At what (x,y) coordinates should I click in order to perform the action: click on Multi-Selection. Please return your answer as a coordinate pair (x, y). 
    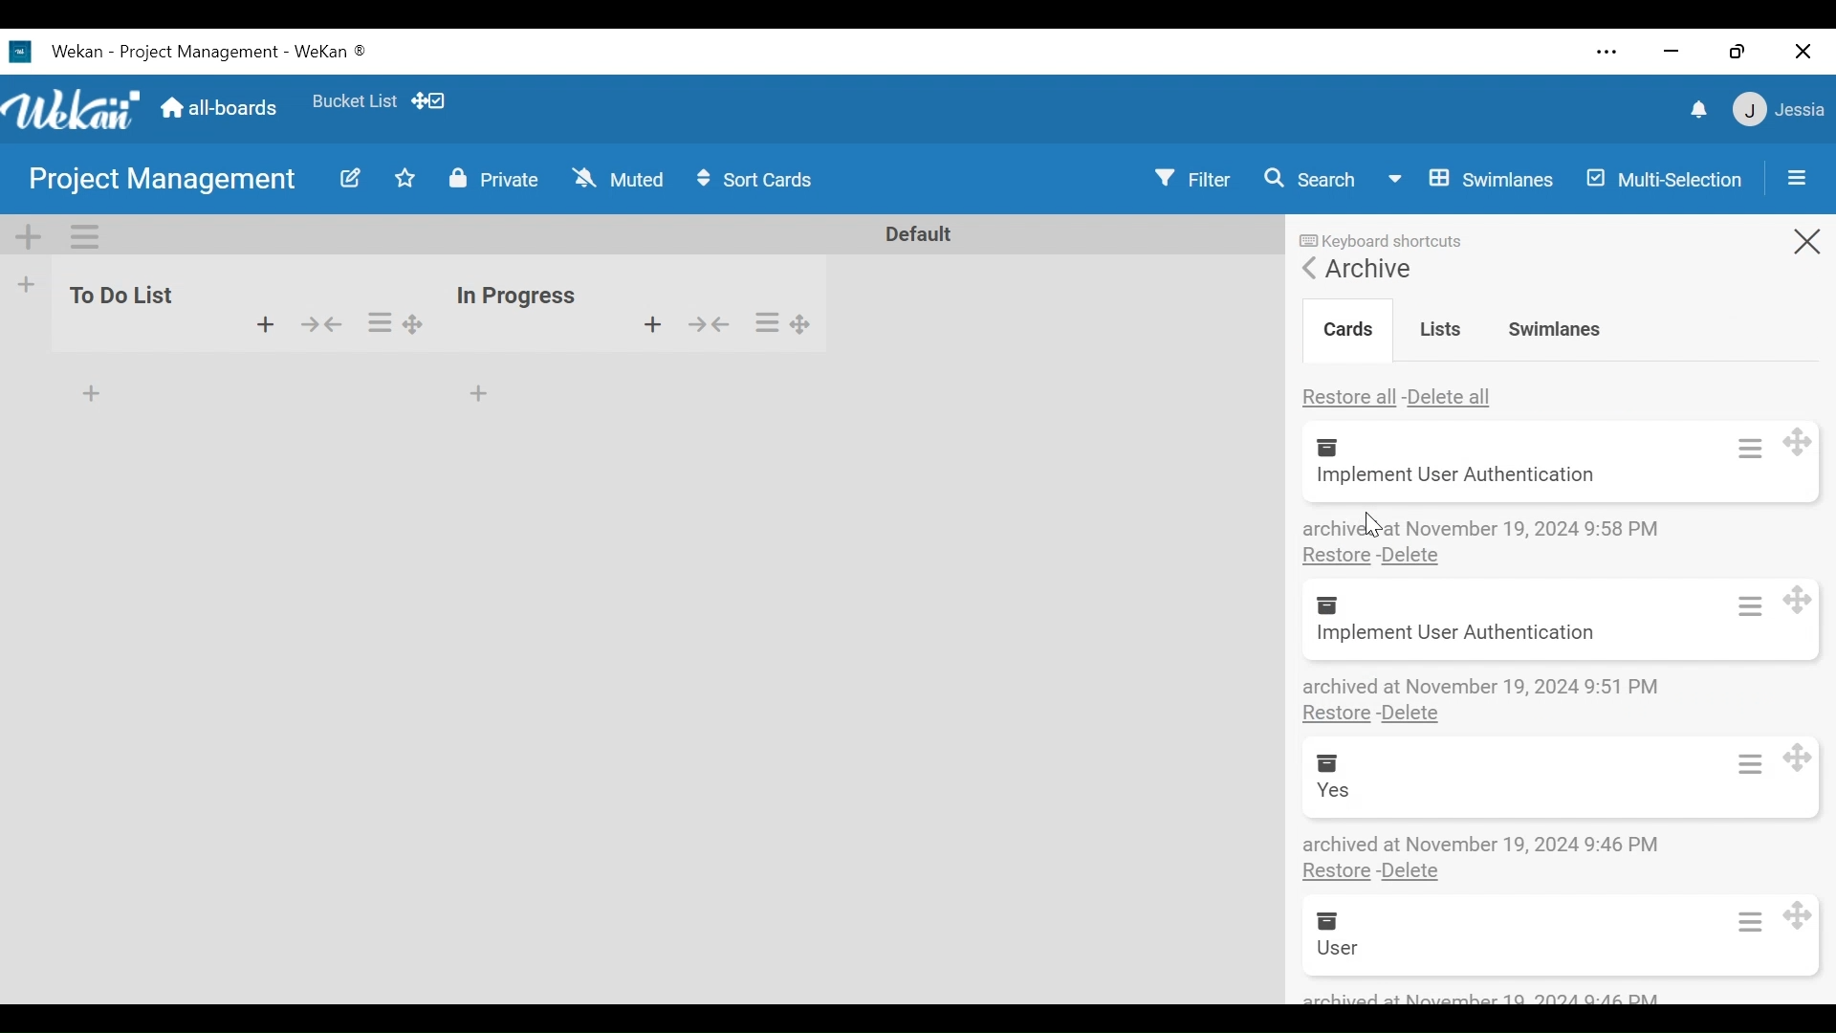
    Looking at the image, I should click on (1663, 178).